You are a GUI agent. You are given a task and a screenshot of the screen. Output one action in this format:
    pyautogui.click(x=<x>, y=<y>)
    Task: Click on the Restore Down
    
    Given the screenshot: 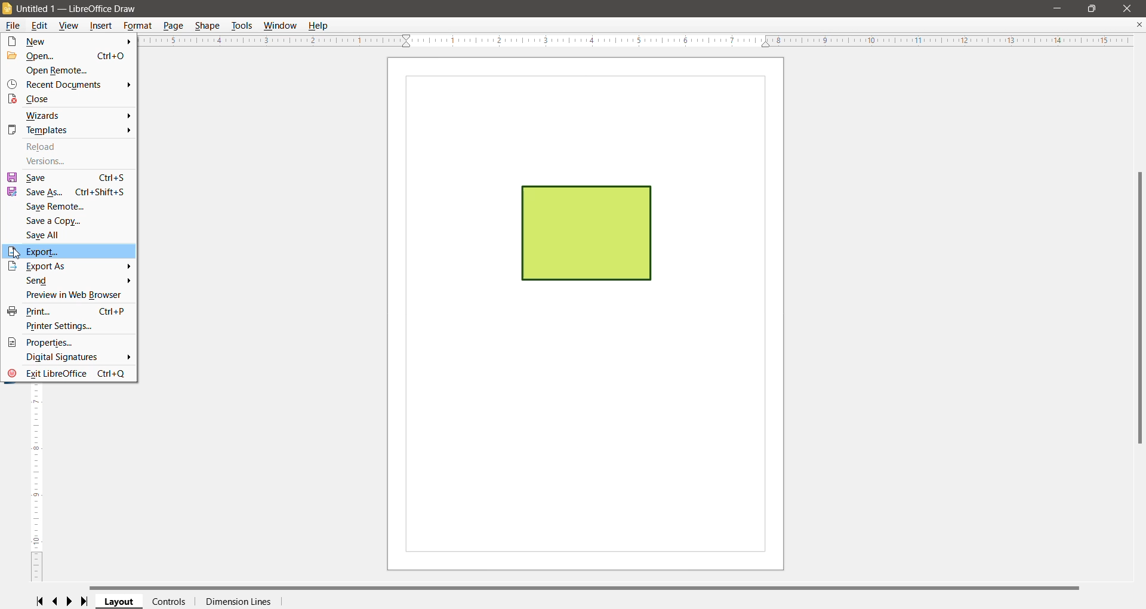 What is the action you would take?
    pyautogui.click(x=1092, y=7)
    